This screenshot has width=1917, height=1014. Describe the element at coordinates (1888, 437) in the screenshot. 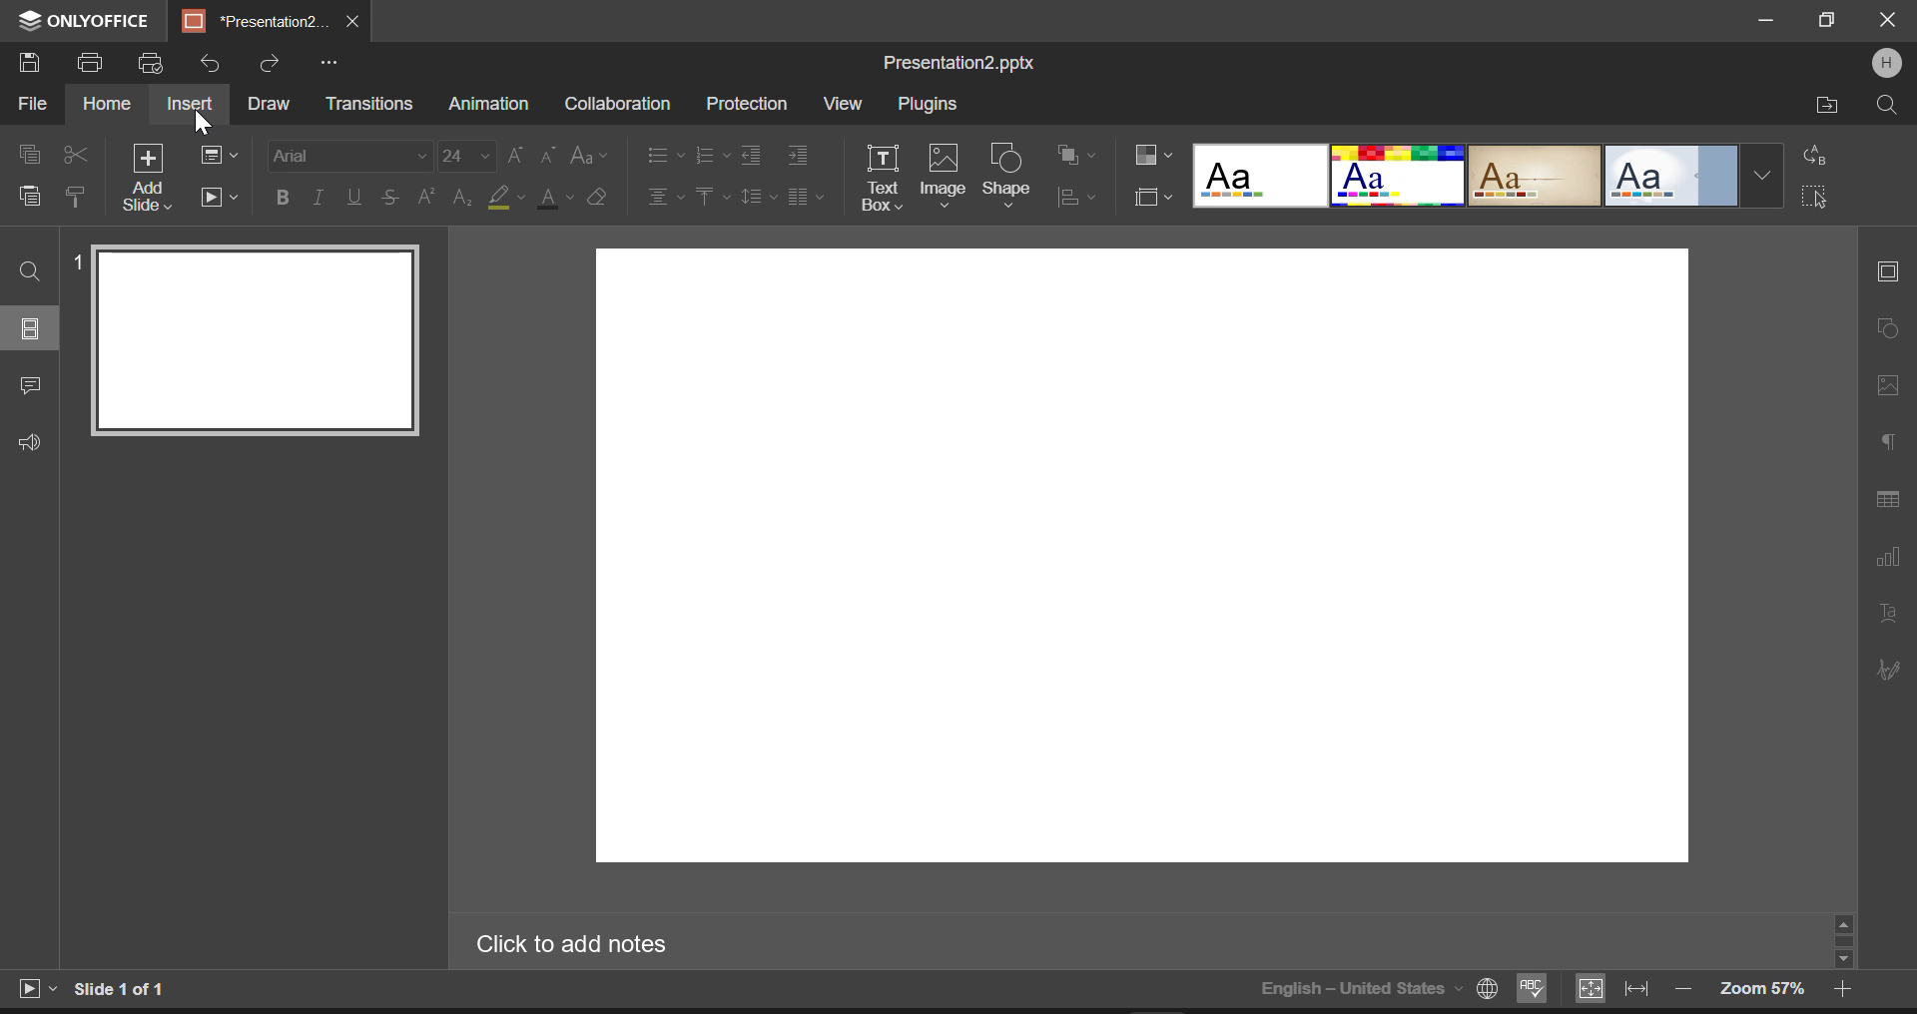

I see `Paragraph Settings` at that location.